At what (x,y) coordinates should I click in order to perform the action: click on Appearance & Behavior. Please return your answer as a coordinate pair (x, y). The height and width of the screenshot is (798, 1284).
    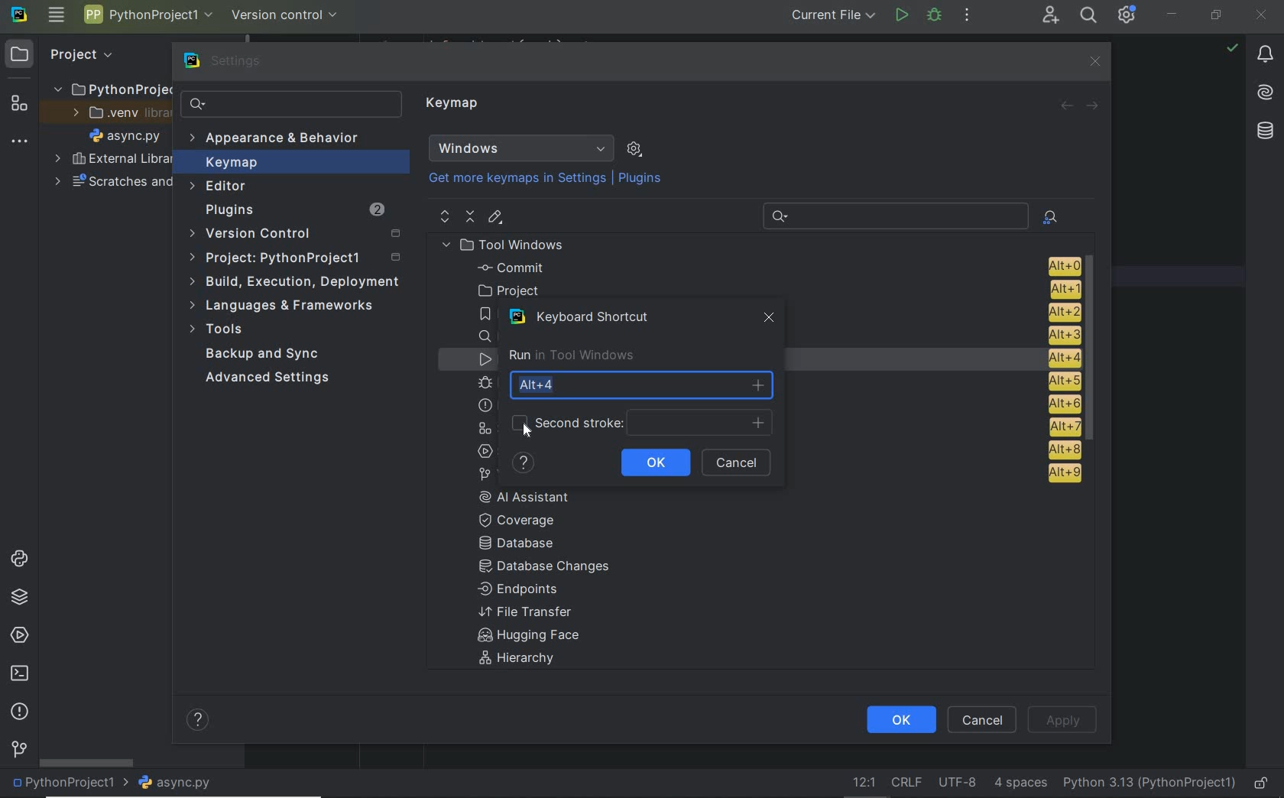
    Looking at the image, I should click on (277, 139).